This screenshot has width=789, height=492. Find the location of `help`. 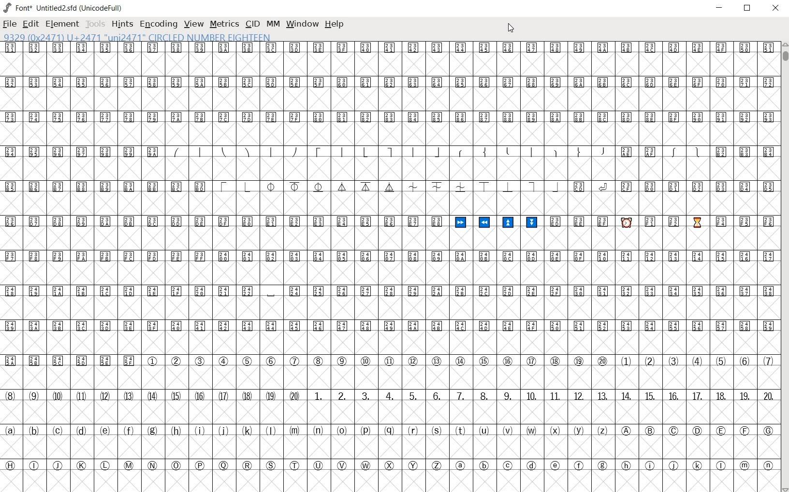

help is located at coordinates (334, 25).